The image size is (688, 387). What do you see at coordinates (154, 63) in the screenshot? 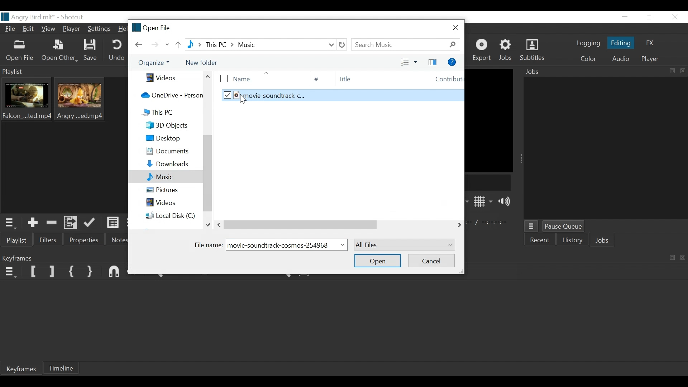
I see `Organize` at bounding box center [154, 63].